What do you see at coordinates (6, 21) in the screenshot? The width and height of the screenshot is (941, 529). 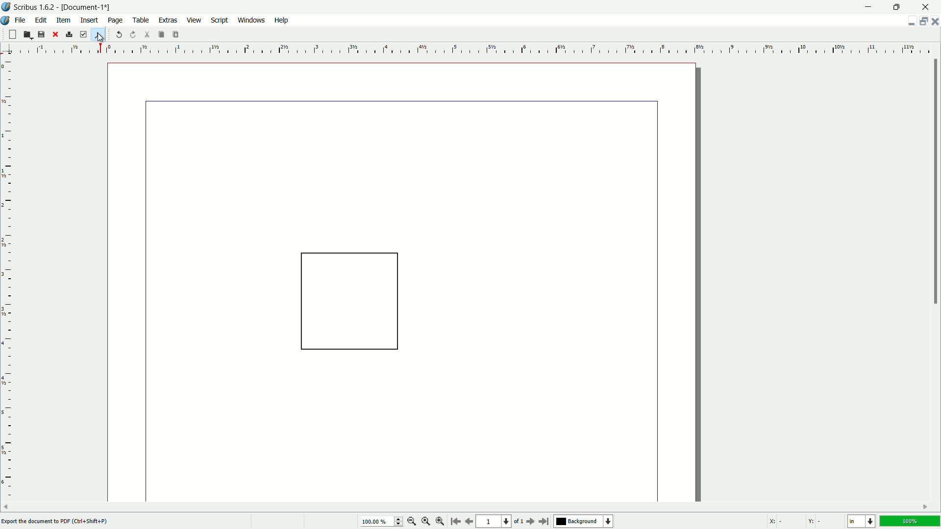 I see `app icon` at bounding box center [6, 21].